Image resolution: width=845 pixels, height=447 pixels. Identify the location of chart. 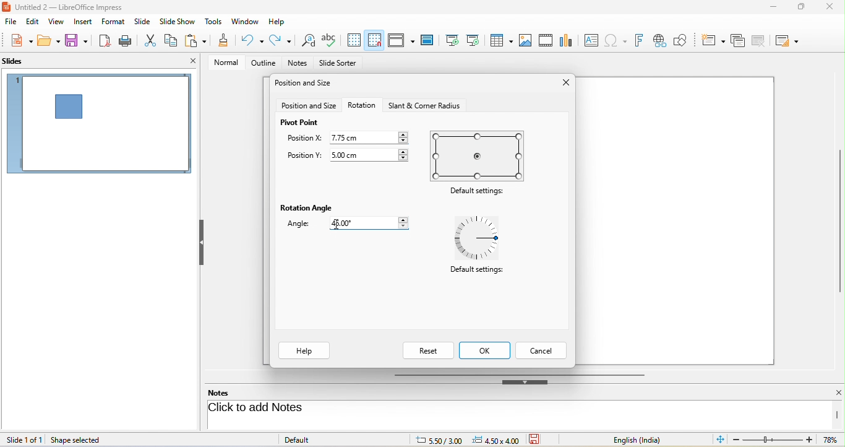
(567, 40).